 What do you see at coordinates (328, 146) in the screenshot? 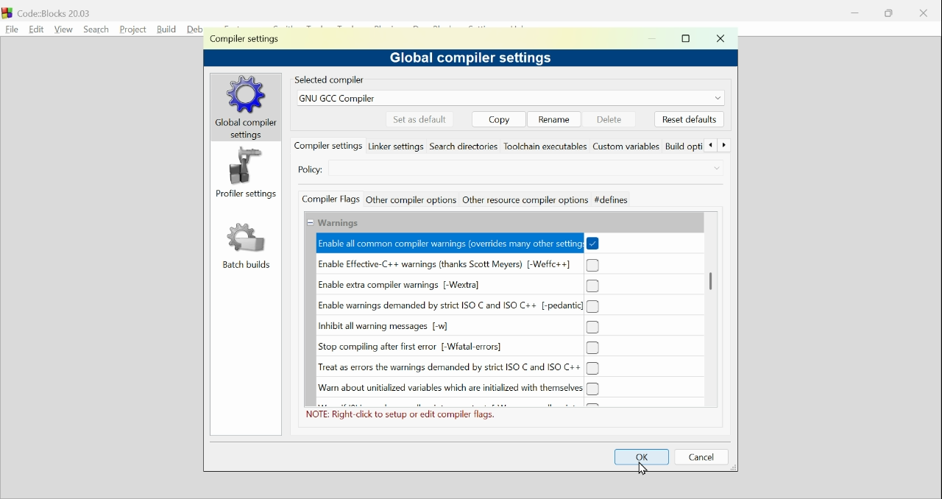
I see `compiler settings ` at bounding box center [328, 146].